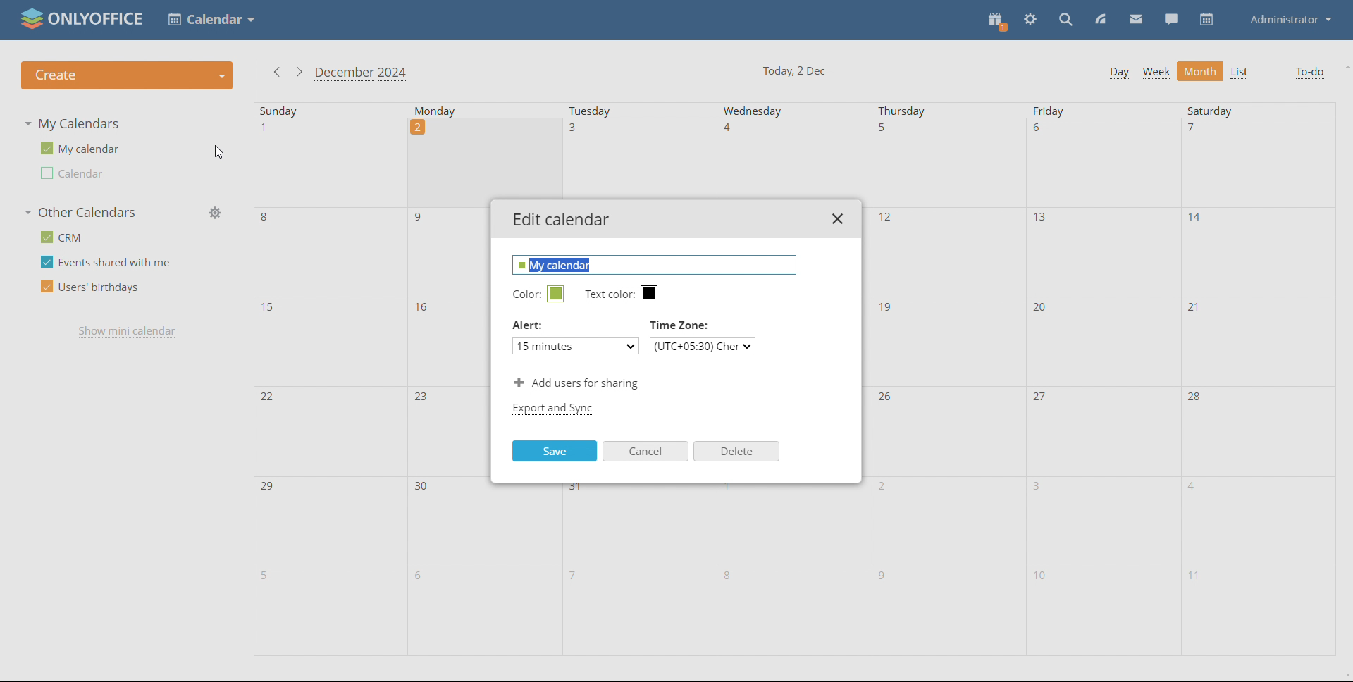 Image resolution: width=1353 pixels, height=682 pixels. Describe the element at coordinates (80, 149) in the screenshot. I see `my calendar` at that location.